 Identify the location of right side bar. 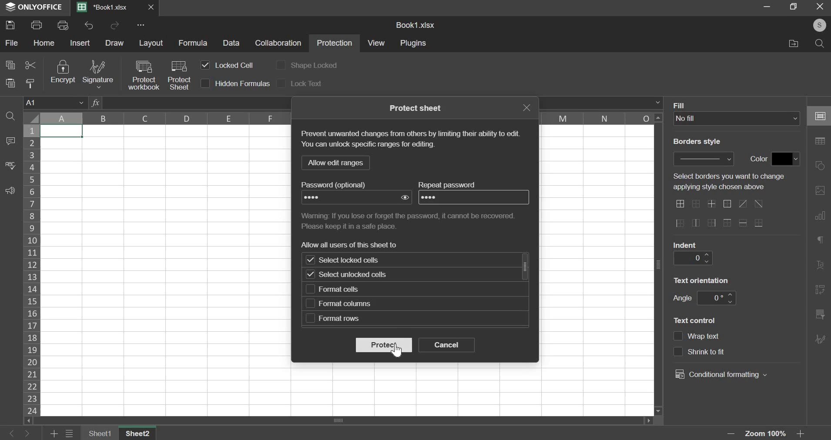
(820, 289).